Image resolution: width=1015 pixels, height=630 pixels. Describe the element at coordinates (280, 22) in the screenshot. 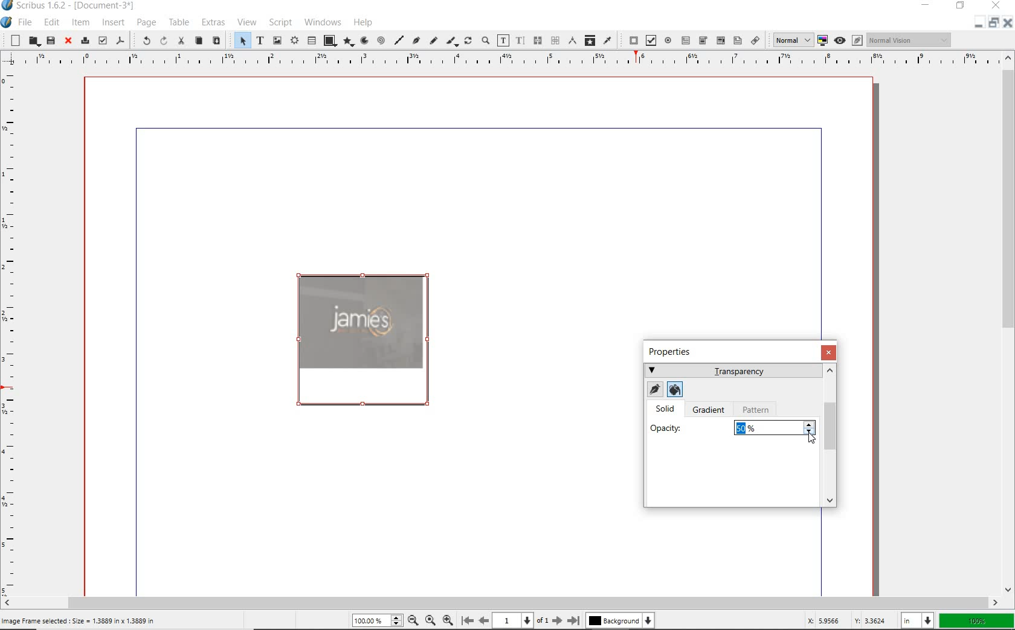

I see `SCRIPT` at that location.